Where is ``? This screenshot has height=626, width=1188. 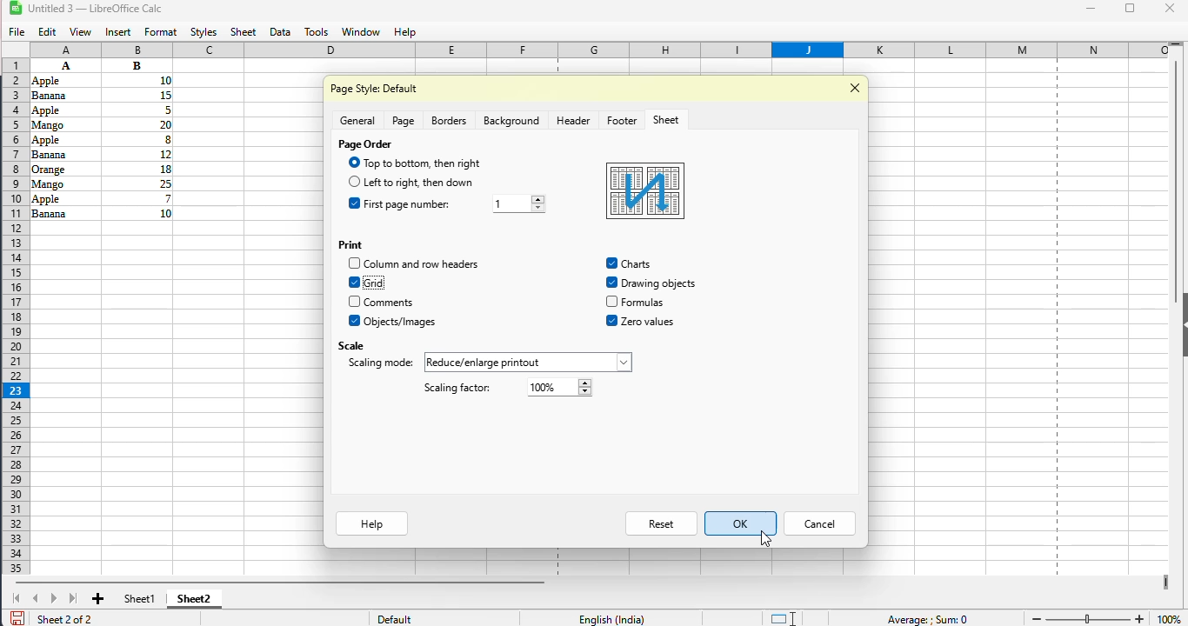
 is located at coordinates (64, 213).